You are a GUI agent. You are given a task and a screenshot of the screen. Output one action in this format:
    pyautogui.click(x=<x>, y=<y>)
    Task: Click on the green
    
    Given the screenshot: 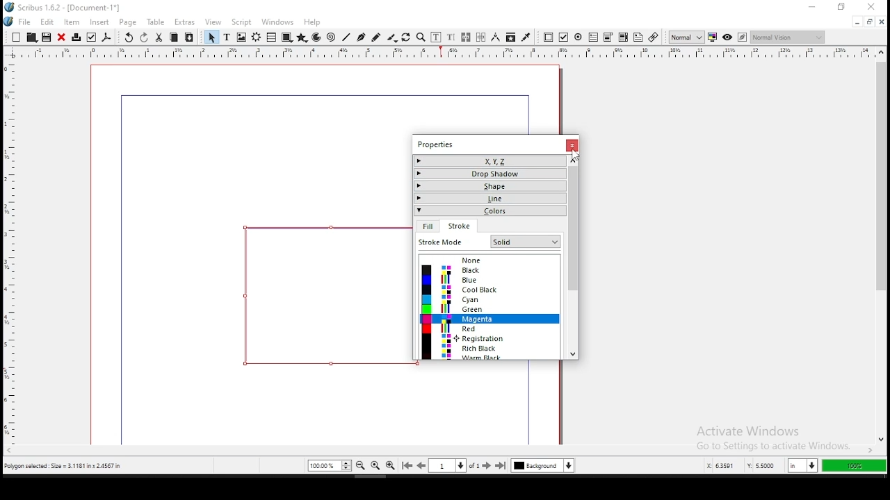 What is the action you would take?
    pyautogui.click(x=486, y=309)
    